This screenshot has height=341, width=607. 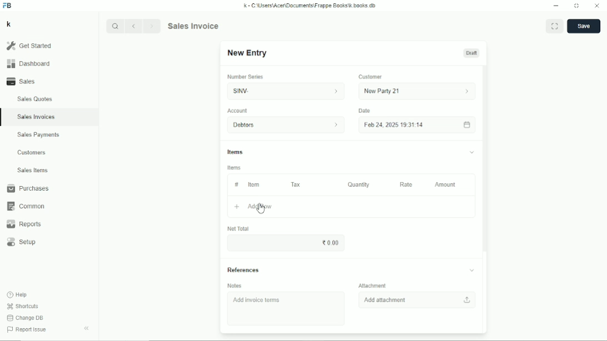 I want to click on Attachment, so click(x=374, y=285).